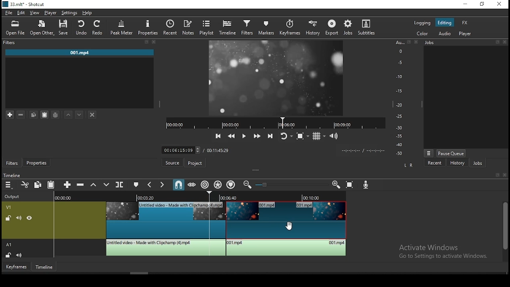 Image resolution: width=510 pixels, height=287 pixels. What do you see at coordinates (247, 186) in the screenshot?
I see `zoom timeline out` at bounding box center [247, 186].